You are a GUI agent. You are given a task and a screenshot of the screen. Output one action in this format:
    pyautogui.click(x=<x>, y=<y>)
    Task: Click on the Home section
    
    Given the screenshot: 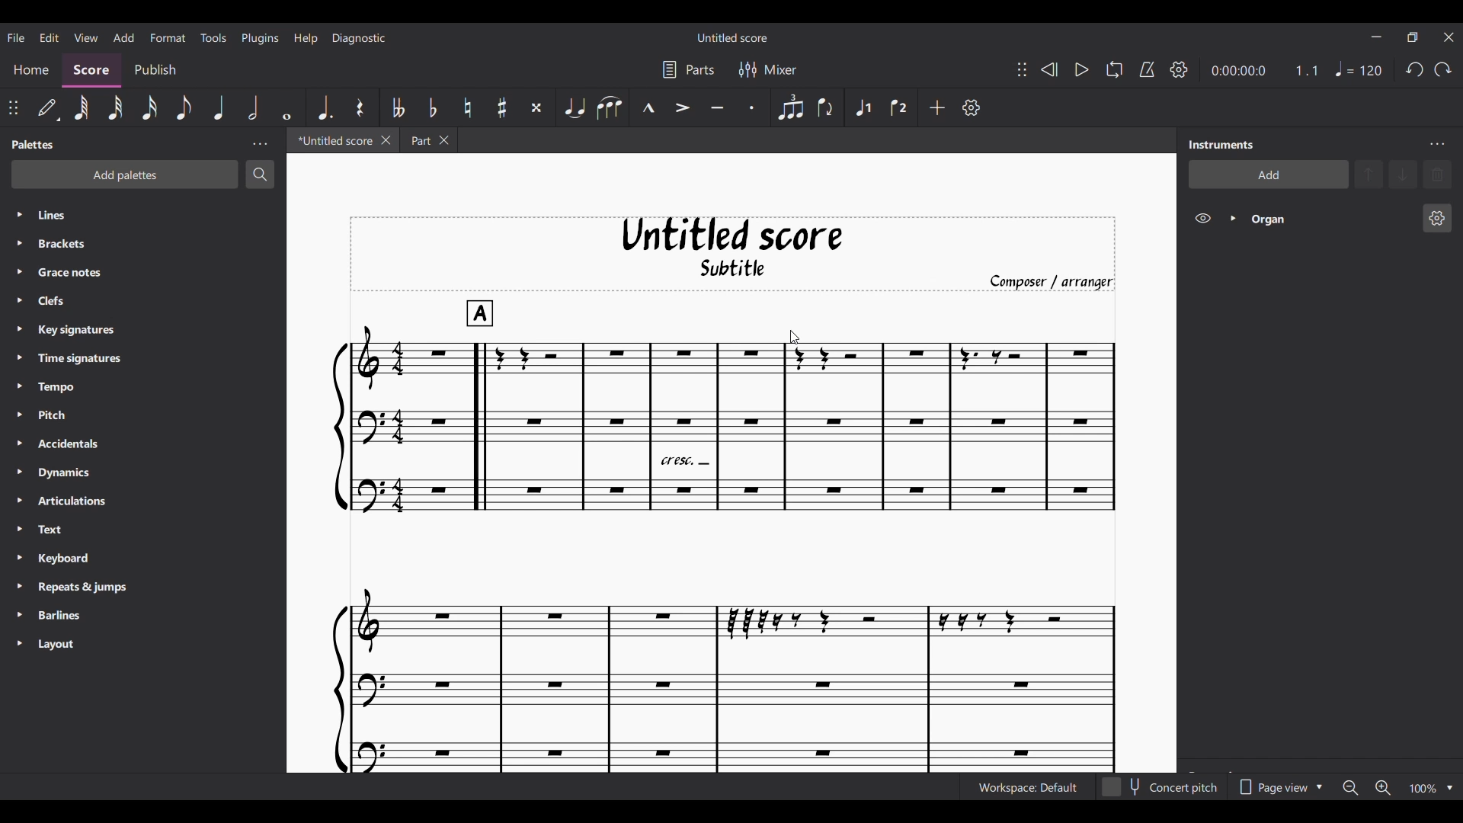 What is the action you would take?
    pyautogui.click(x=31, y=69)
    